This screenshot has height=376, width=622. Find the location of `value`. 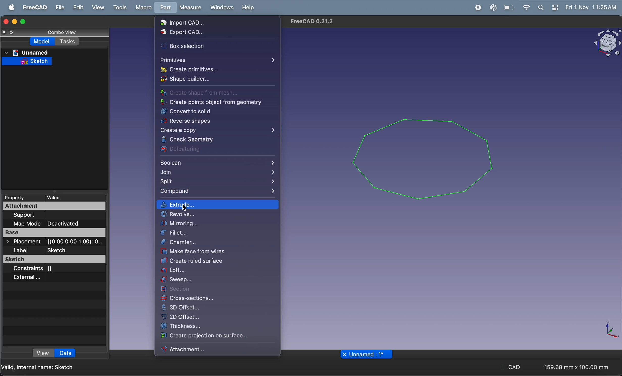

value is located at coordinates (75, 197).